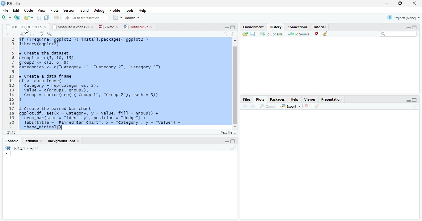  What do you see at coordinates (17, 17) in the screenshot?
I see `create a project` at bounding box center [17, 17].